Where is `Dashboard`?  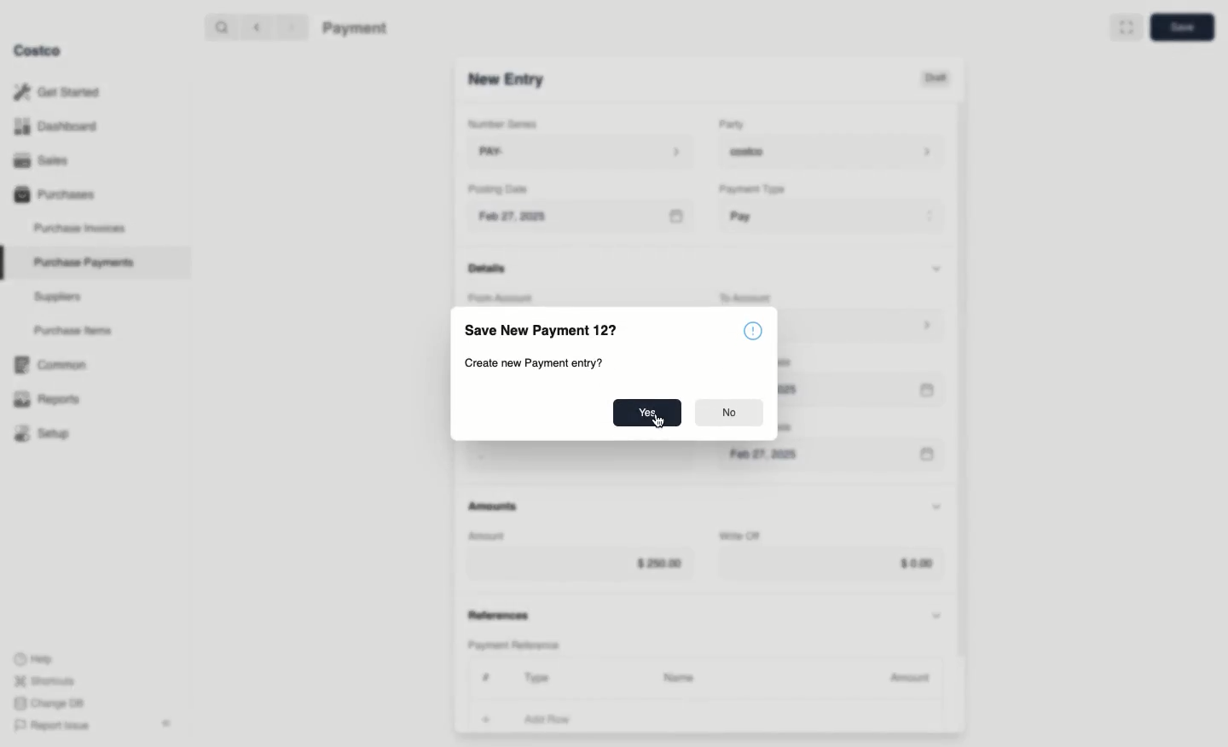 Dashboard is located at coordinates (61, 125).